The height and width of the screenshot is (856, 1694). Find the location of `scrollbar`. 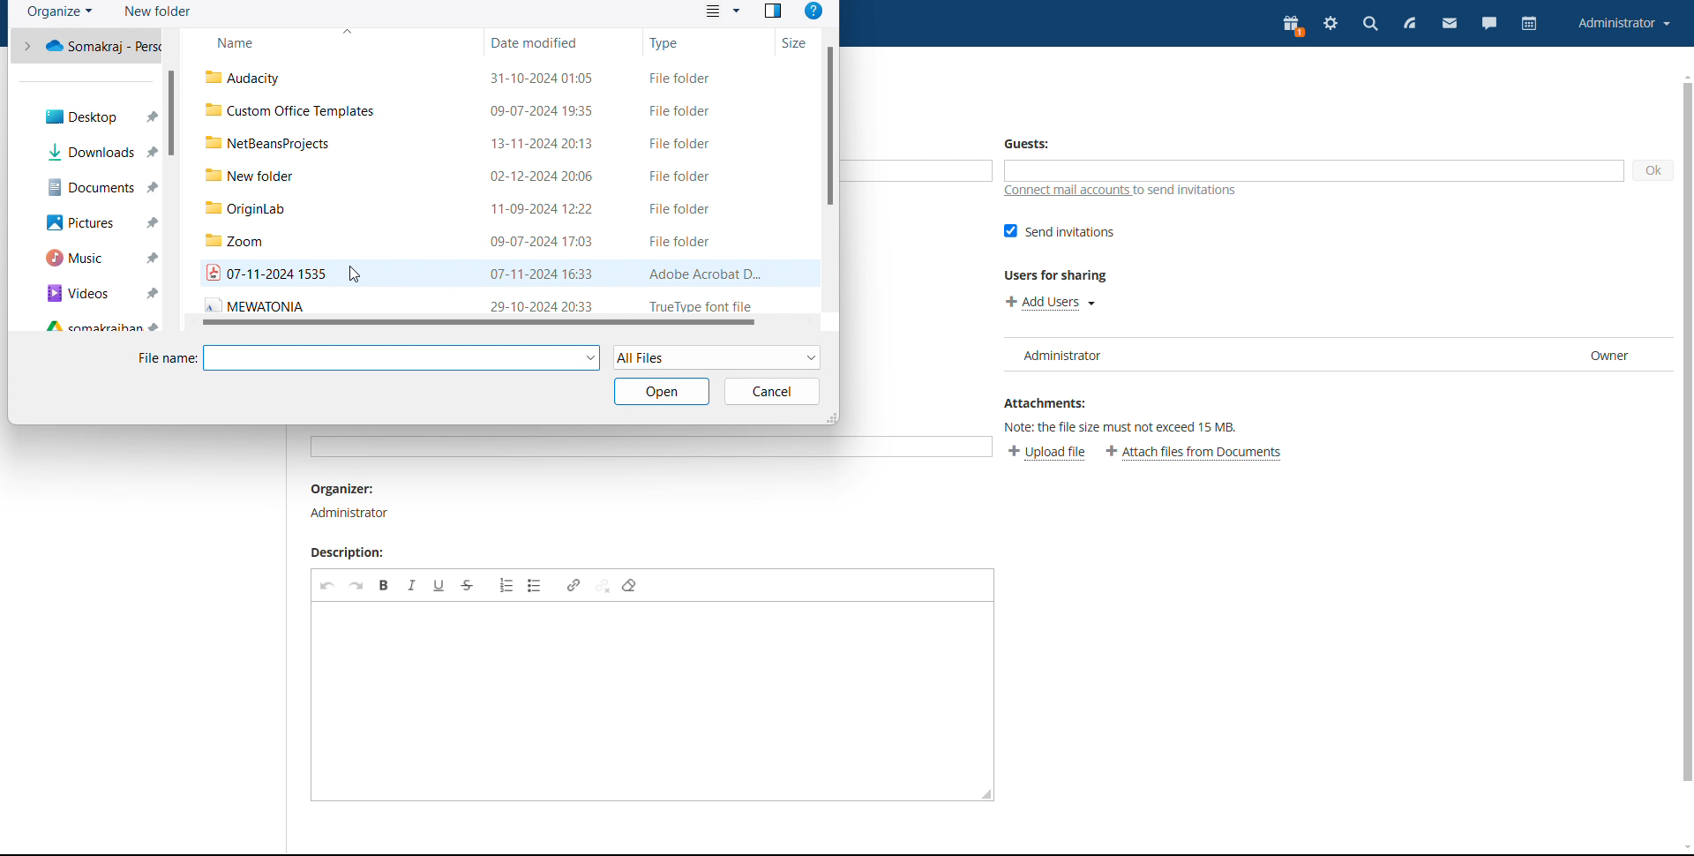

scrollbar is located at coordinates (831, 126).